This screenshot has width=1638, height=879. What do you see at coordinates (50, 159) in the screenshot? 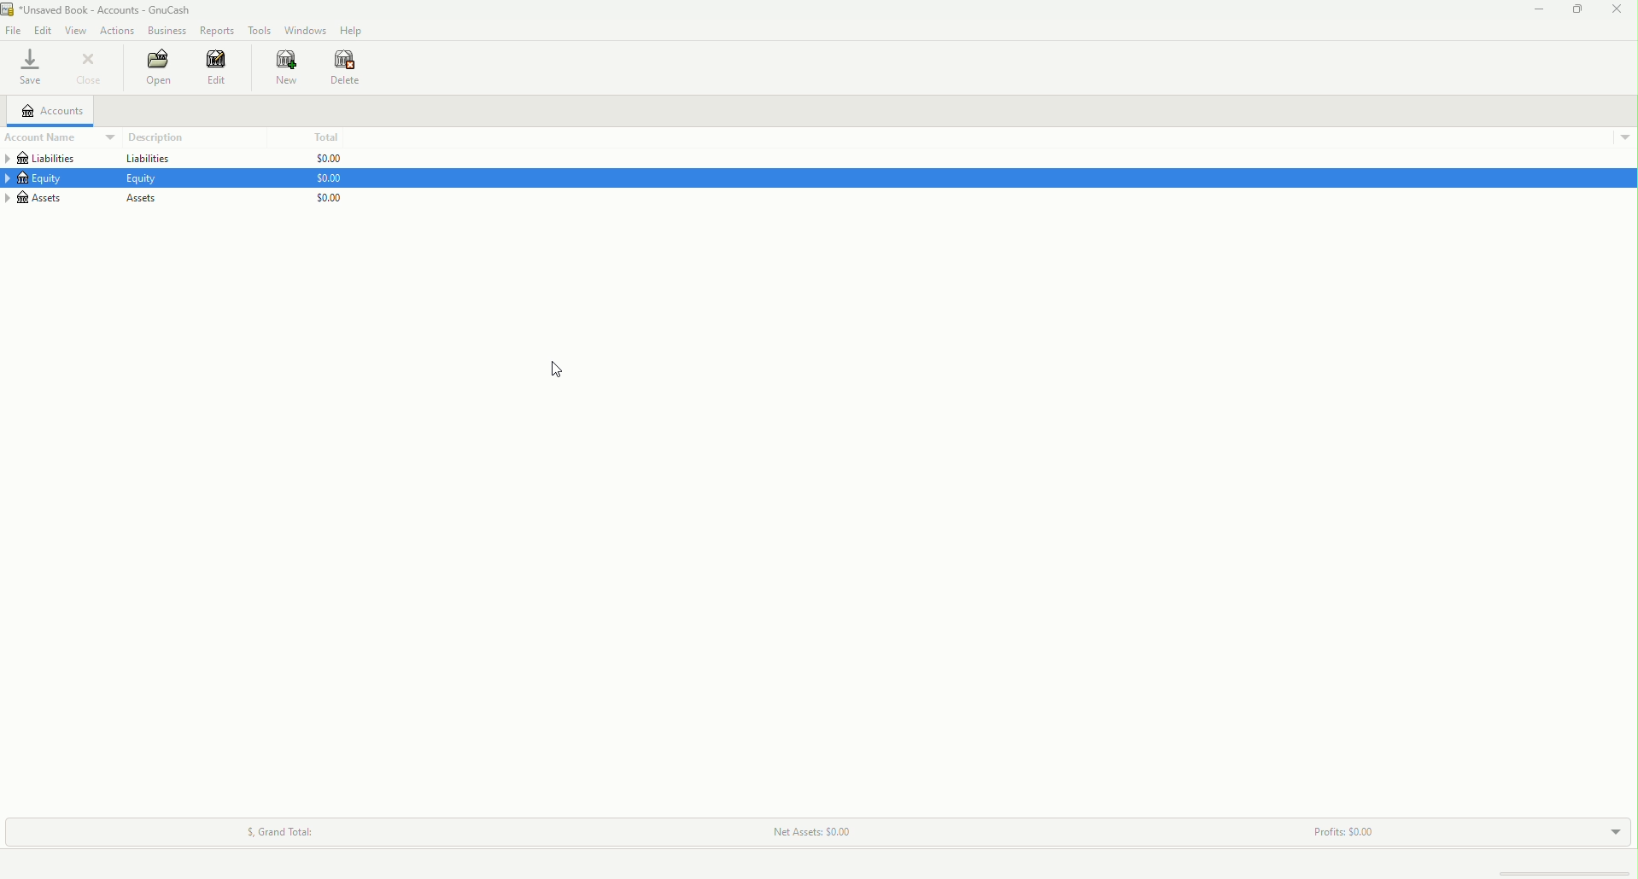
I see `Liabilities` at bounding box center [50, 159].